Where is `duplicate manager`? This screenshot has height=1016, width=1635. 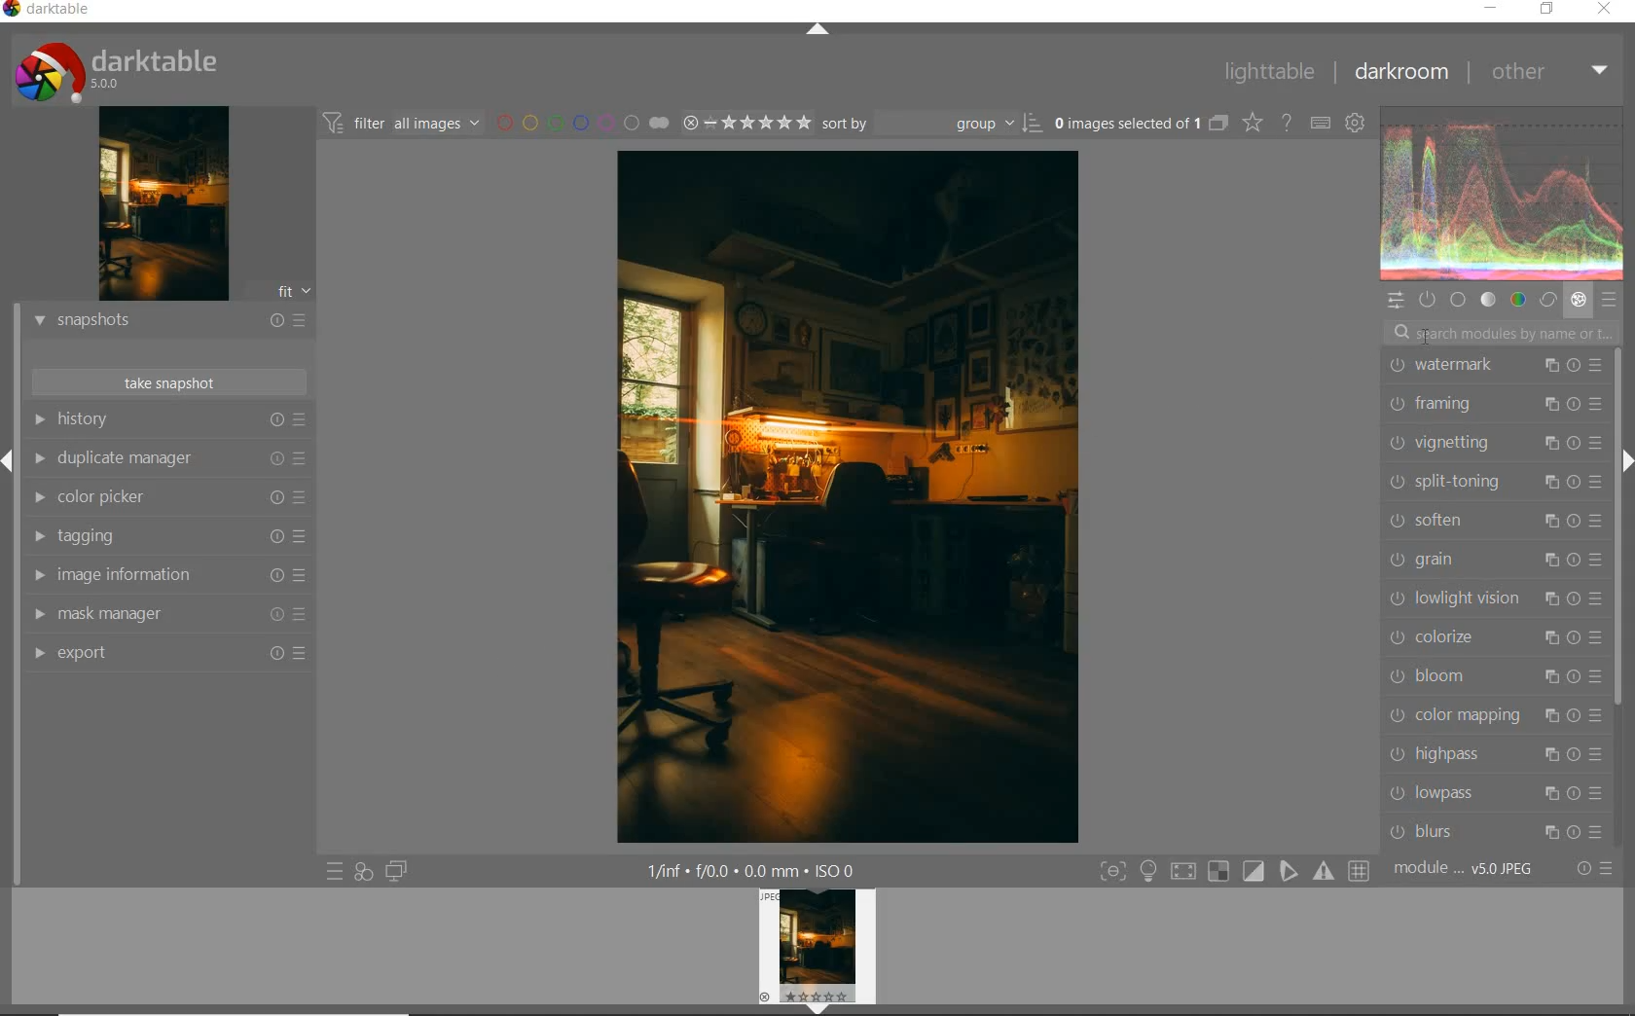
duplicate manager is located at coordinates (167, 458).